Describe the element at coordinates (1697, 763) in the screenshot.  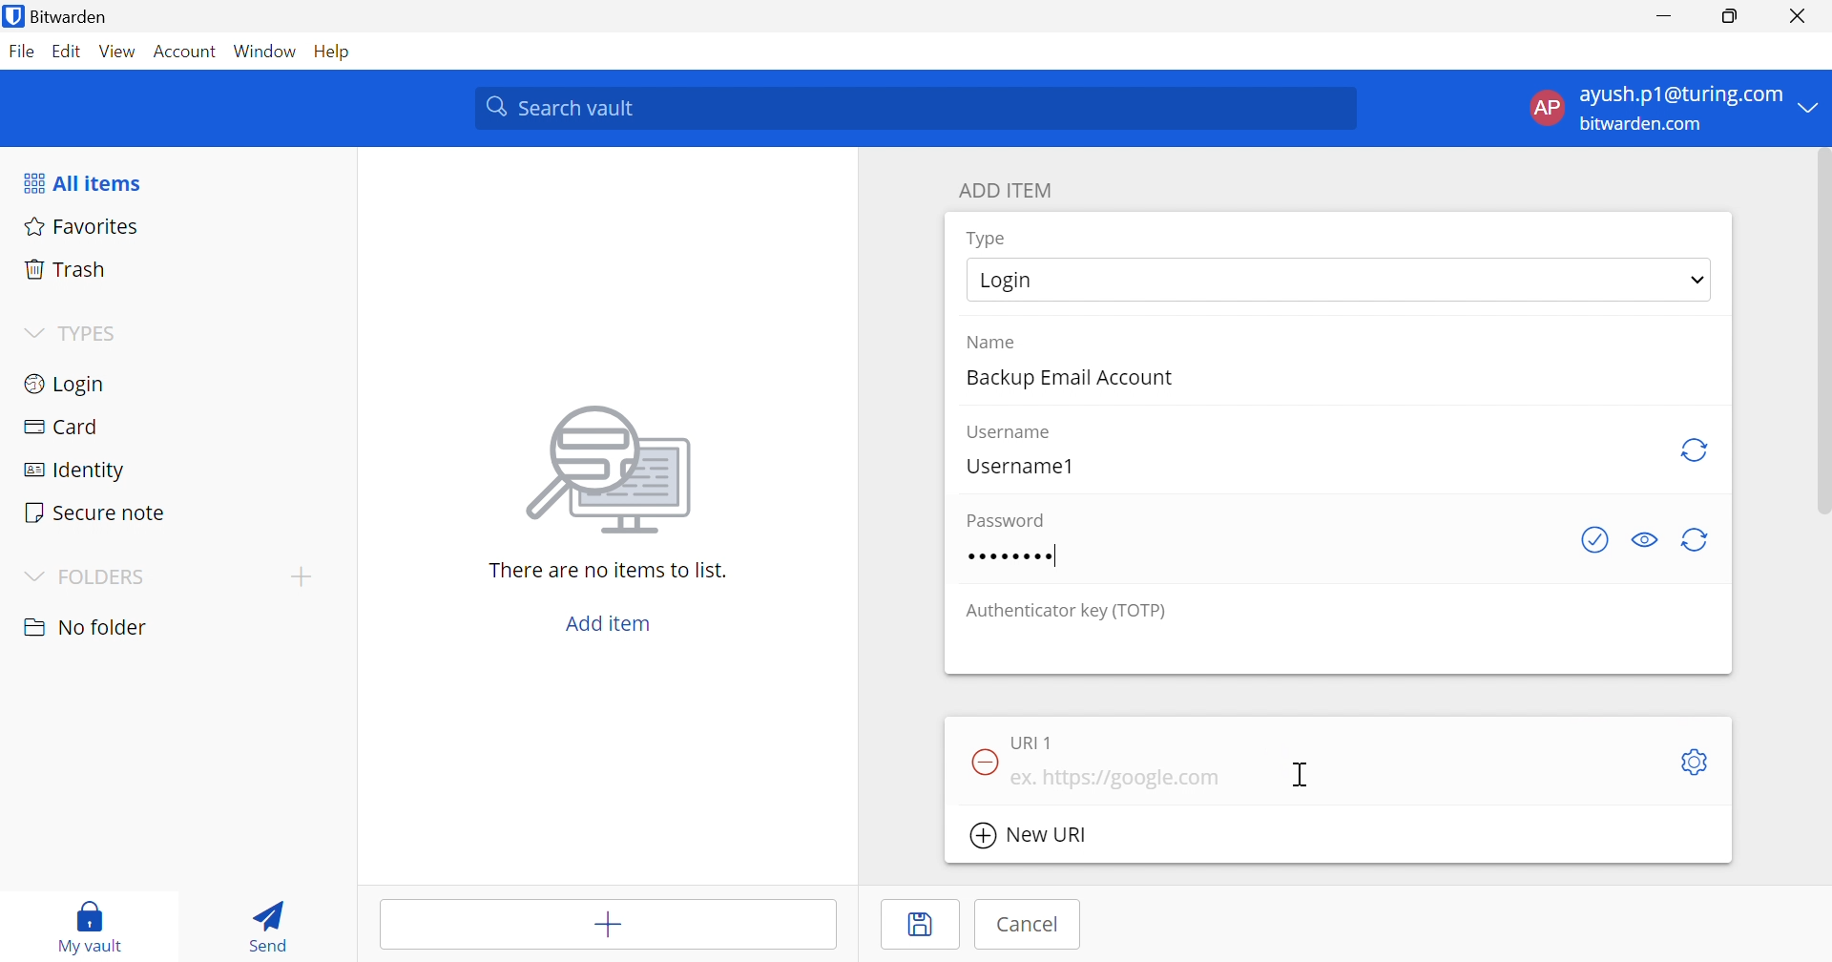
I see `Toggle options` at that location.